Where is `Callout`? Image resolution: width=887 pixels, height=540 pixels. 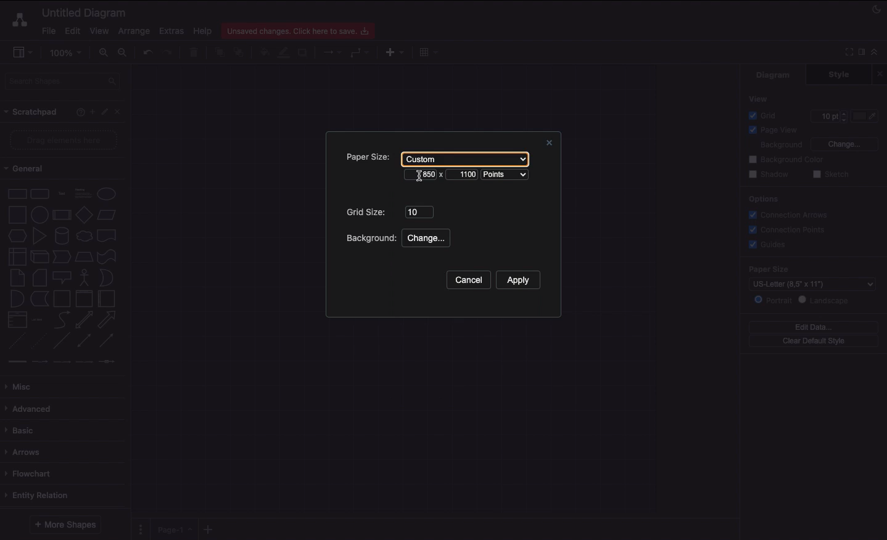 Callout is located at coordinates (63, 277).